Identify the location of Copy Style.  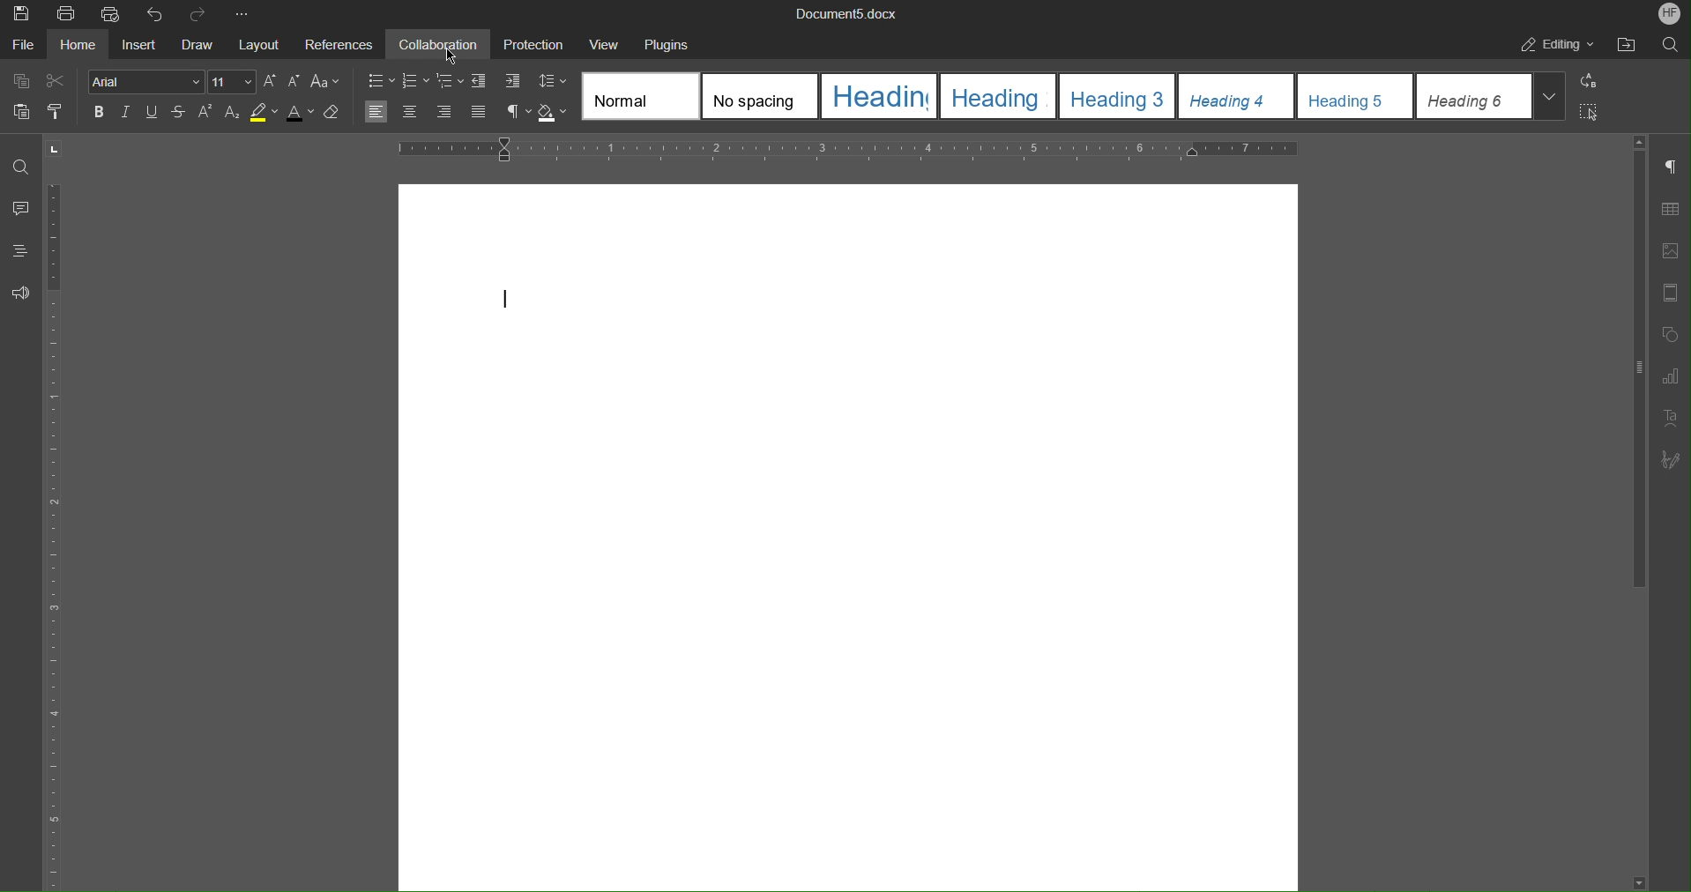
(58, 111).